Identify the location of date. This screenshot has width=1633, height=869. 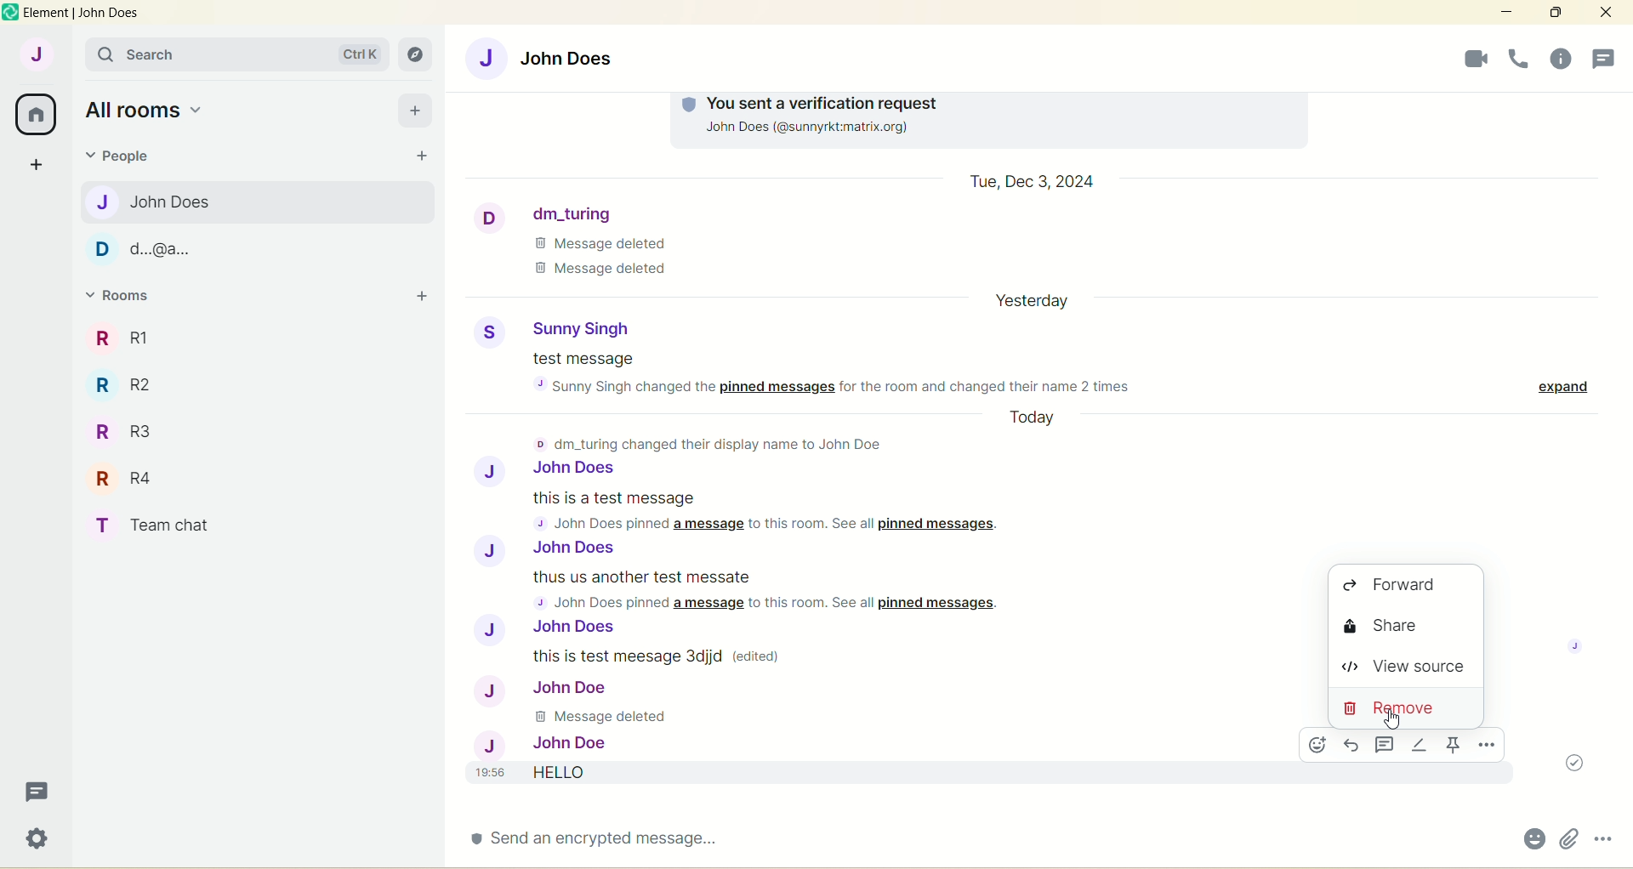
(1038, 305).